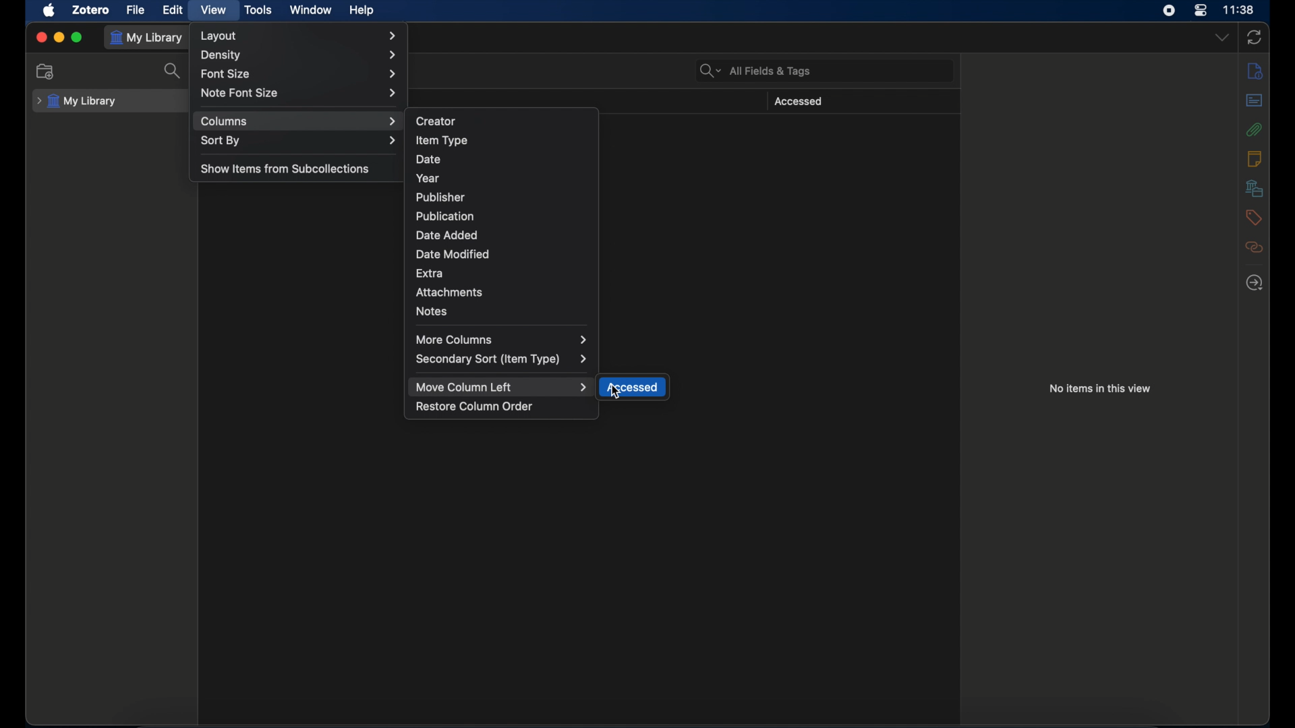  Describe the element at coordinates (41, 37) in the screenshot. I see `close` at that location.